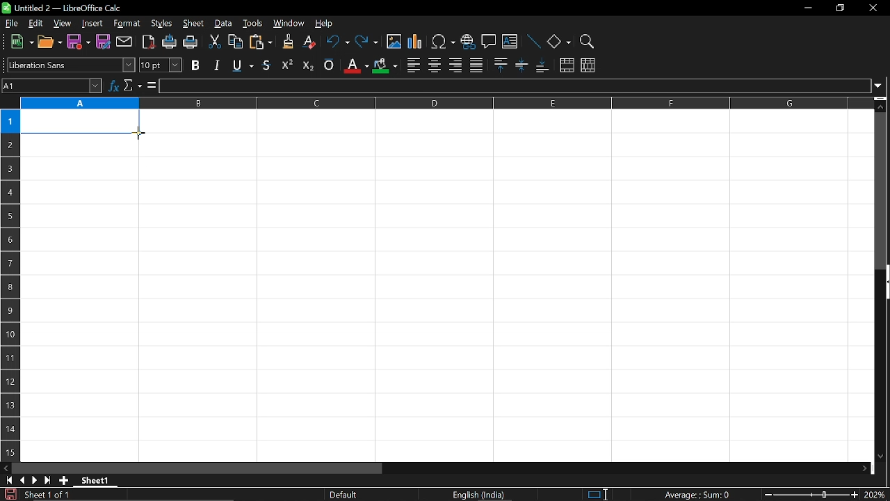  I want to click on sheet, so click(193, 24).